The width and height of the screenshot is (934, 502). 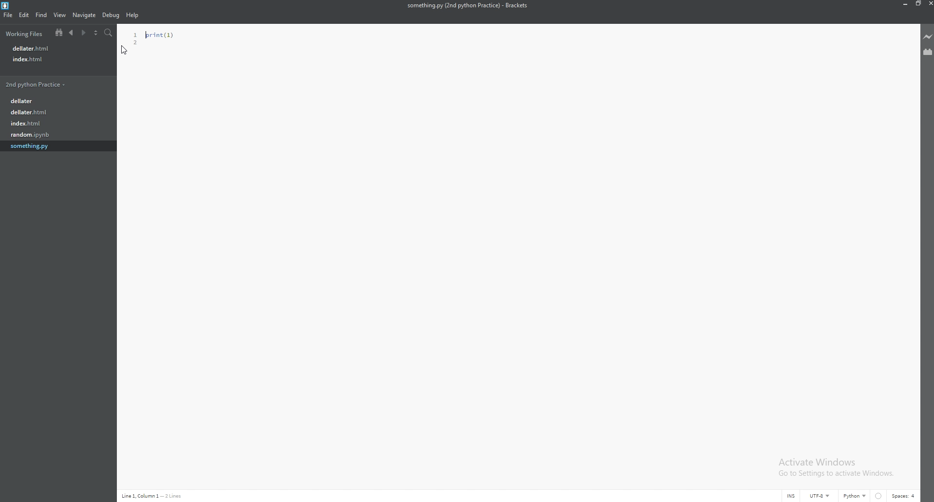 I want to click on next, so click(x=82, y=33).